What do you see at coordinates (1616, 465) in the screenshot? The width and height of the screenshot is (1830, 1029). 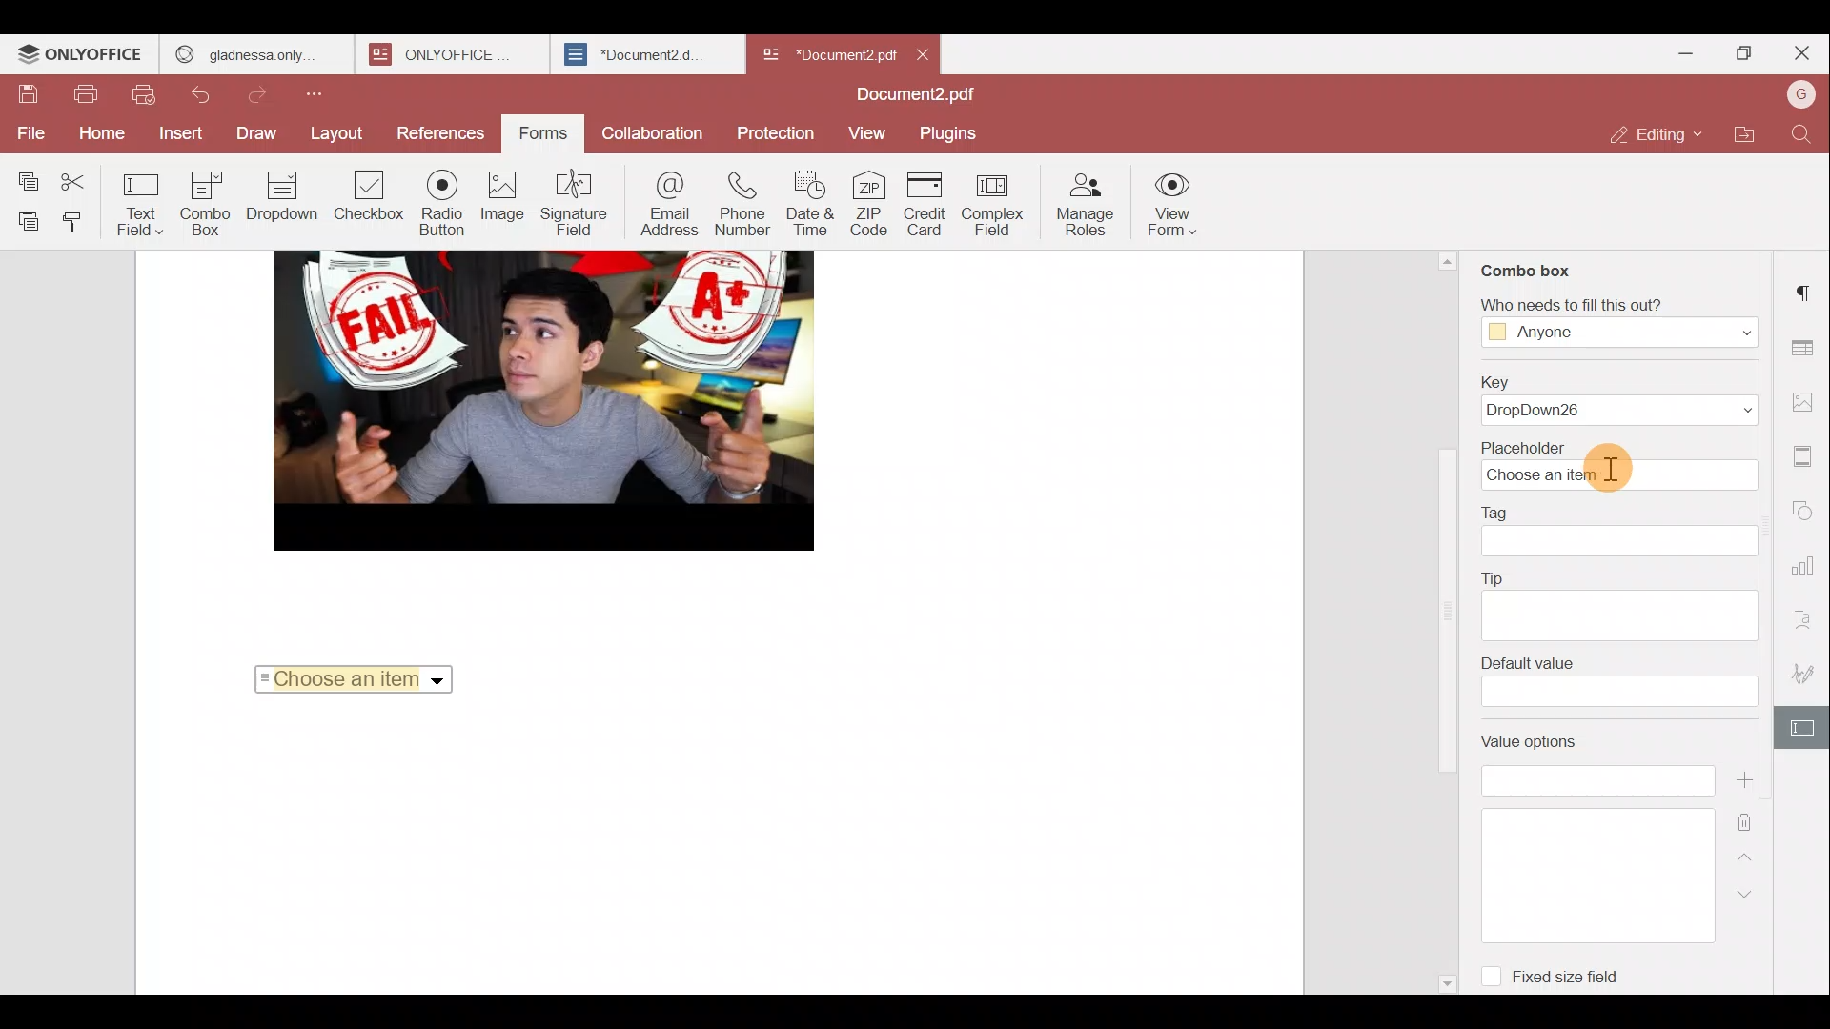 I see `cursor` at bounding box center [1616, 465].